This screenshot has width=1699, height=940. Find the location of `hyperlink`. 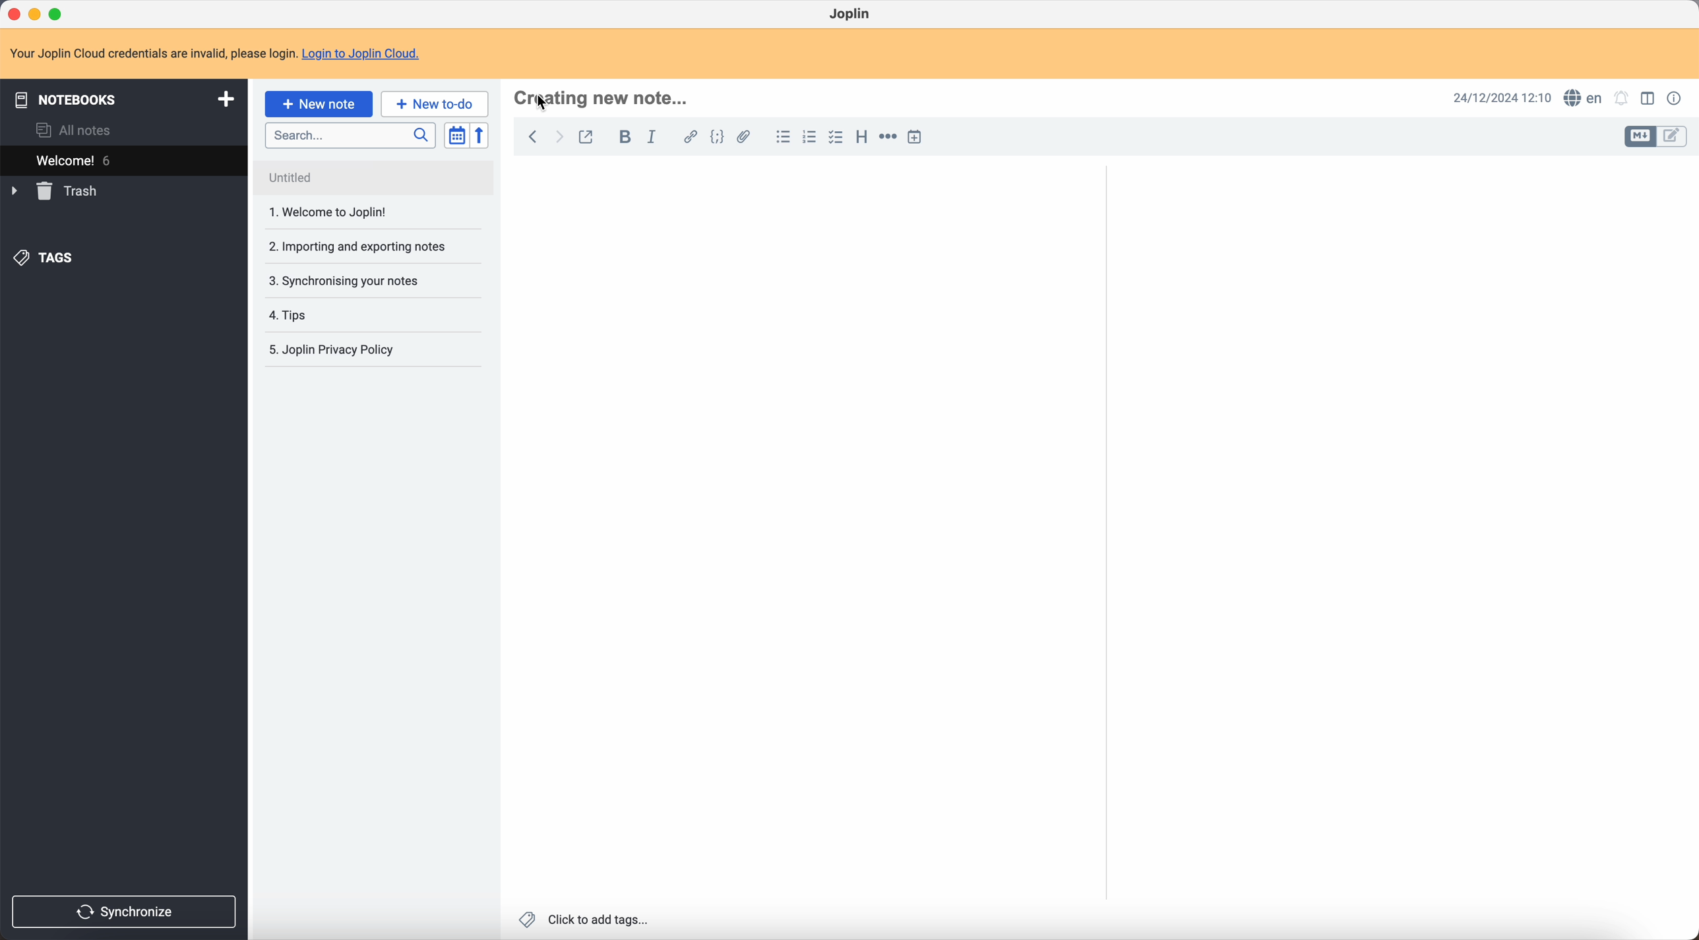

hyperlink is located at coordinates (687, 136).